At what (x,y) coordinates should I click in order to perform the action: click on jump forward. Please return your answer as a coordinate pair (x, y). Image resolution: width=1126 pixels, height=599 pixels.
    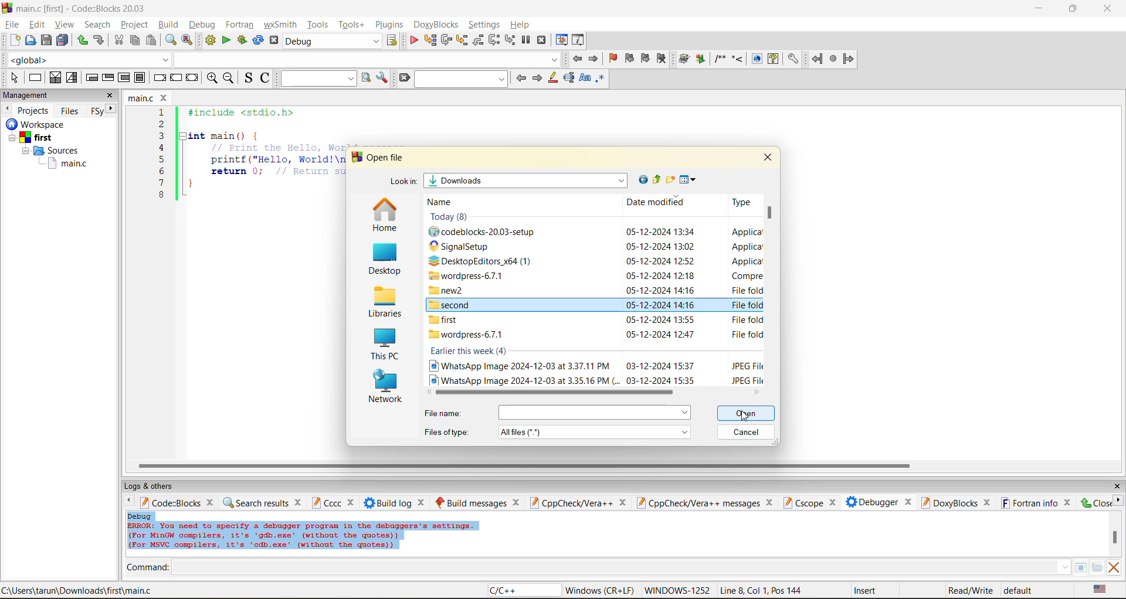
    Looking at the image, I should click on (595, 58).